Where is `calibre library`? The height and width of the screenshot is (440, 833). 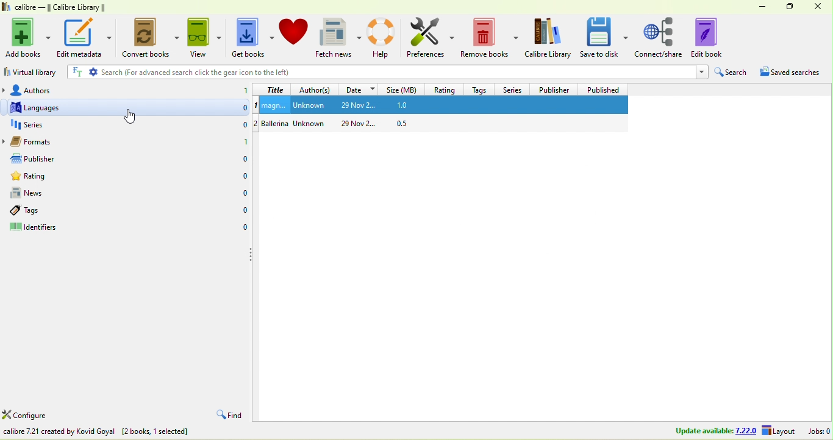
calibre library is located at coordinates (549, 38).